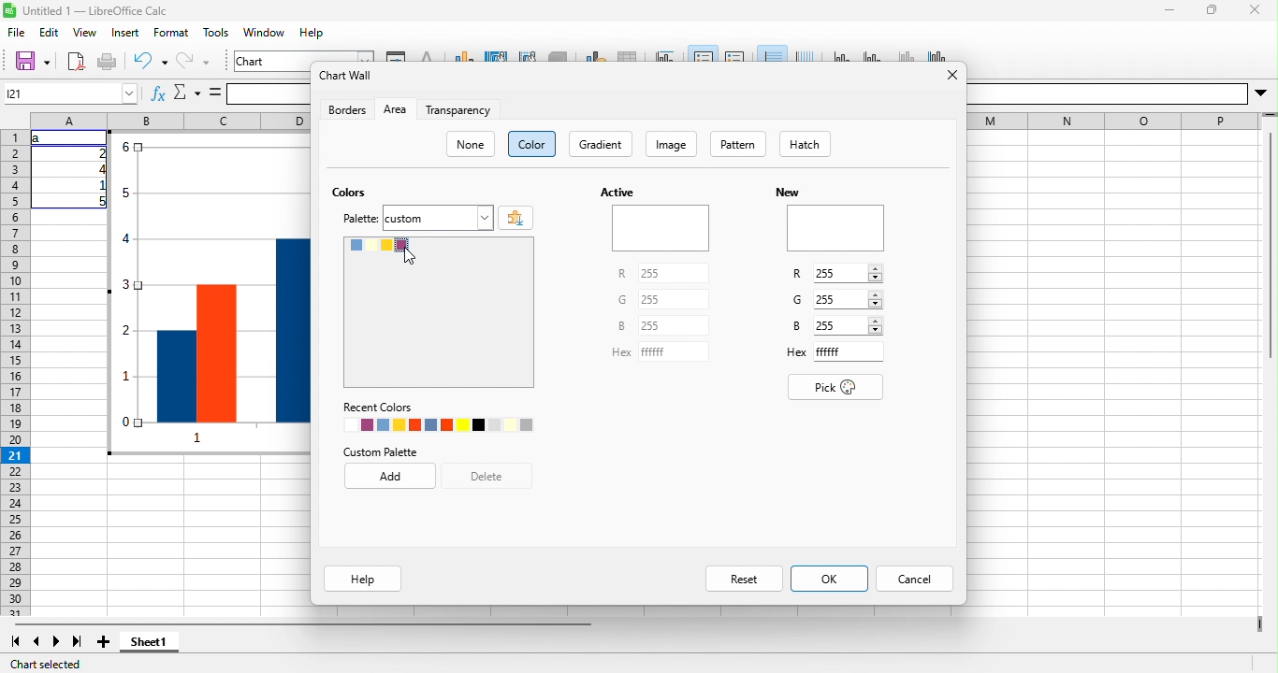  Describe the element at coordinates (396, 55) in the screenshot. I see `format selection` at that location.